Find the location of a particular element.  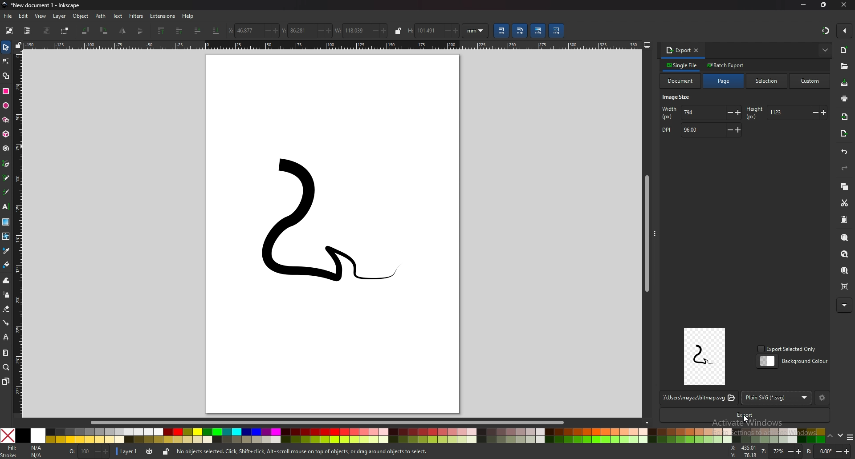

export selected only is located at coordinates (788, 349).